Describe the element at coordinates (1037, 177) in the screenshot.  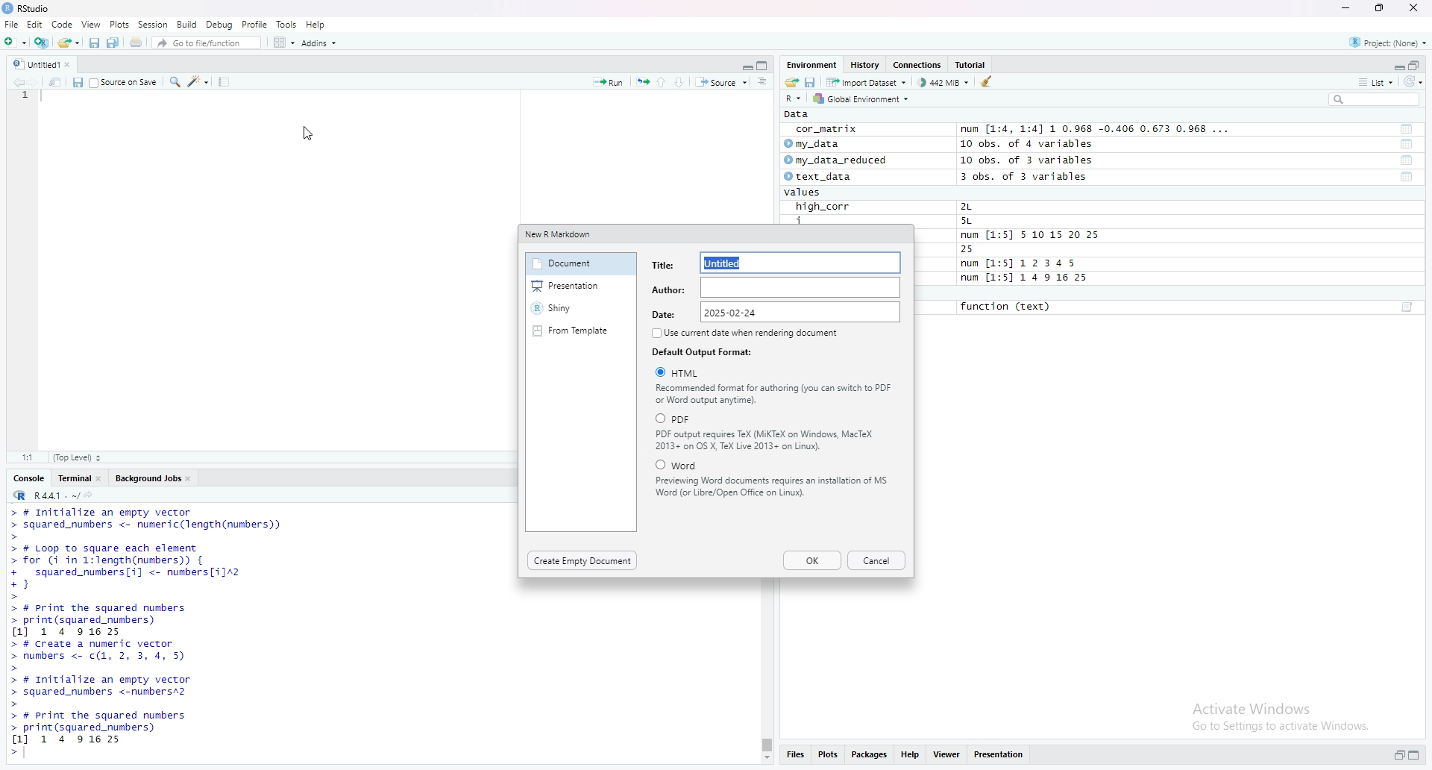
I see `3 obs. of 3 variables` at that location.